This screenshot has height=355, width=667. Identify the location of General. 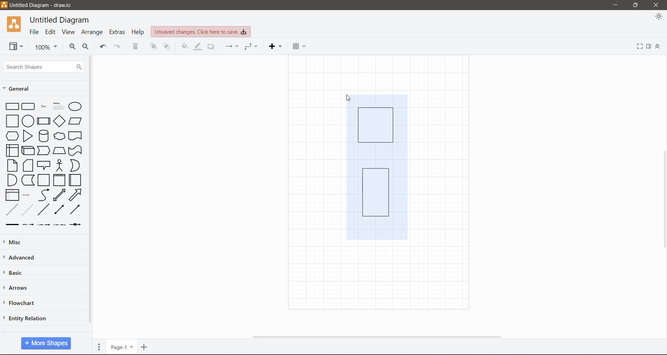
(21, 90).